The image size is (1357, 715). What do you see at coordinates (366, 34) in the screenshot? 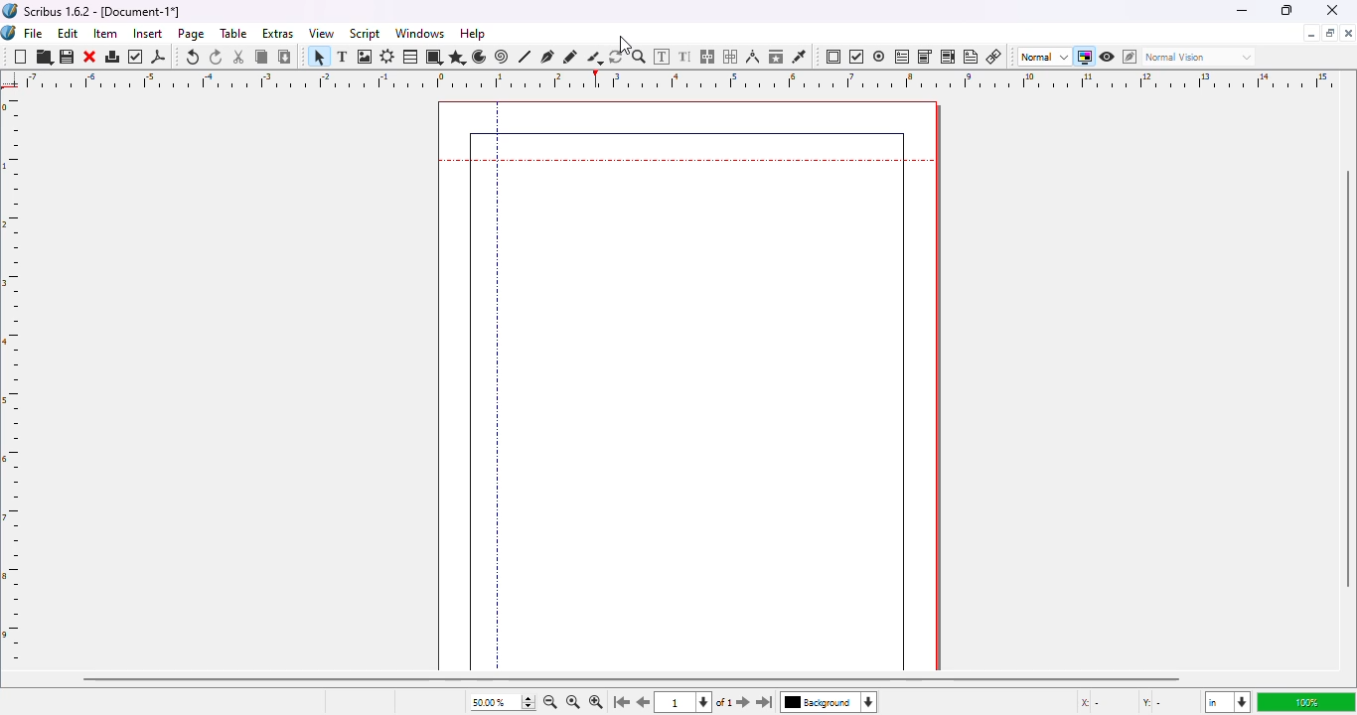
I see `script` at bounding box center [366, 34].